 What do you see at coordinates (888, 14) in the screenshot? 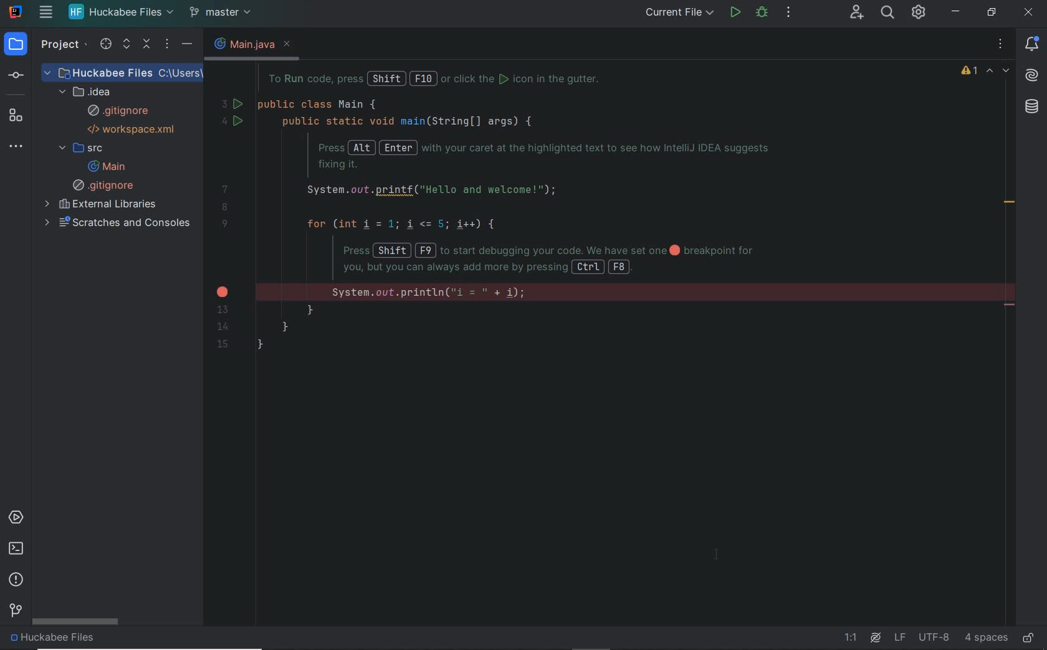
I see `search everywhere` at bounding box center [888, 14].